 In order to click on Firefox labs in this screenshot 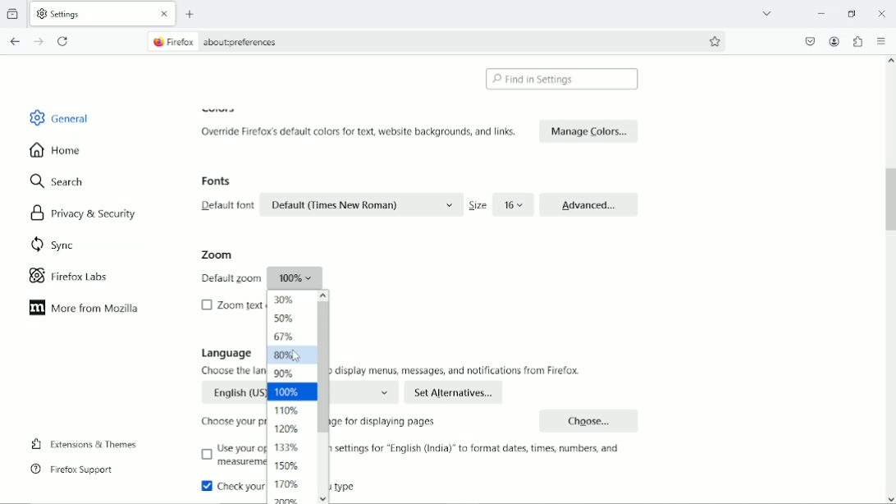, I will do `click(79, 277)`.